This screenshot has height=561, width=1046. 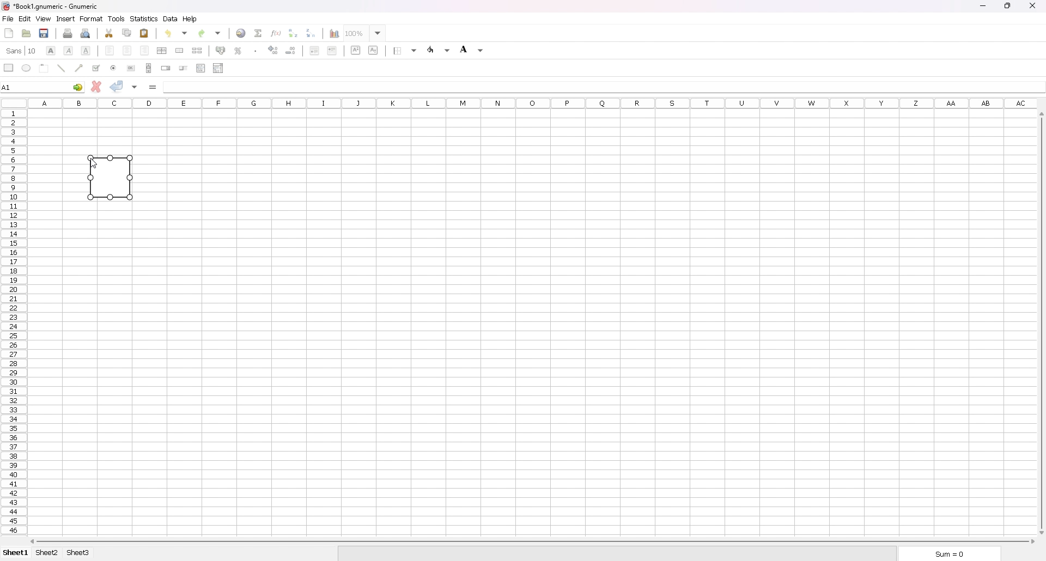 What do you see at coordinates (48, 553) in the screenshot?
I see `sheet 2` at bounding box center [48, 553].